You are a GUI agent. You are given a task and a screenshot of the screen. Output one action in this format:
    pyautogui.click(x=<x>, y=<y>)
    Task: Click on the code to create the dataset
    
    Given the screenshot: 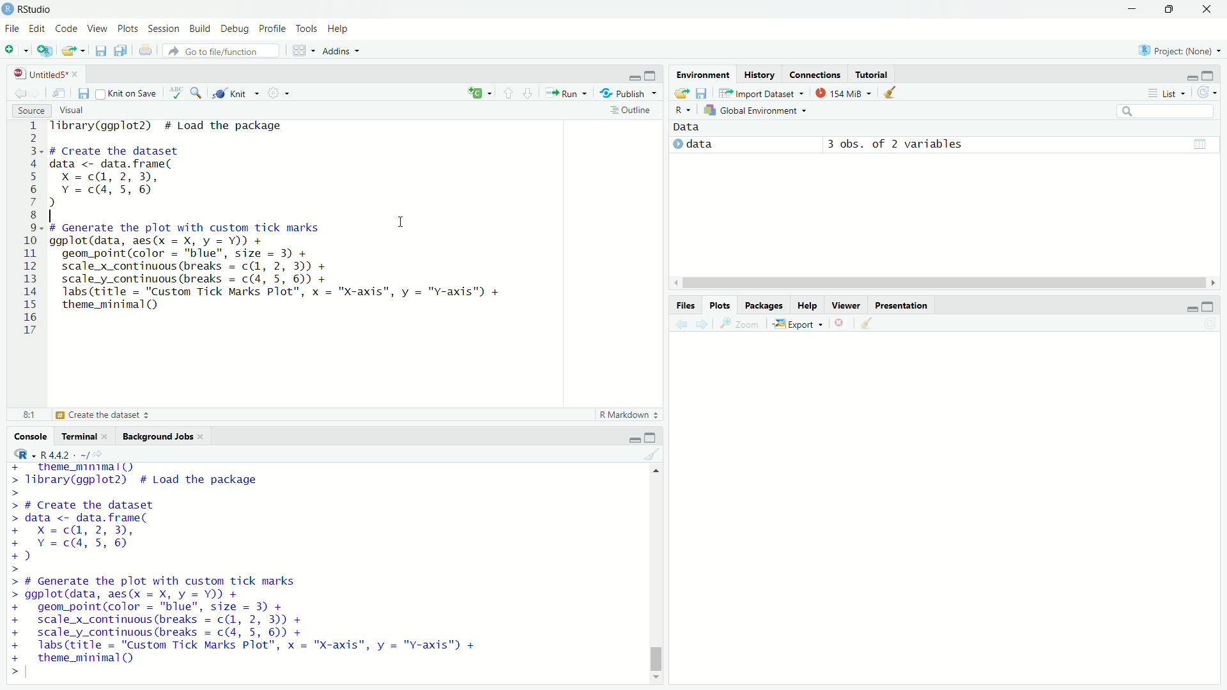 What is the action you would take?
    pyautogui.click(x=114, y=532)
    